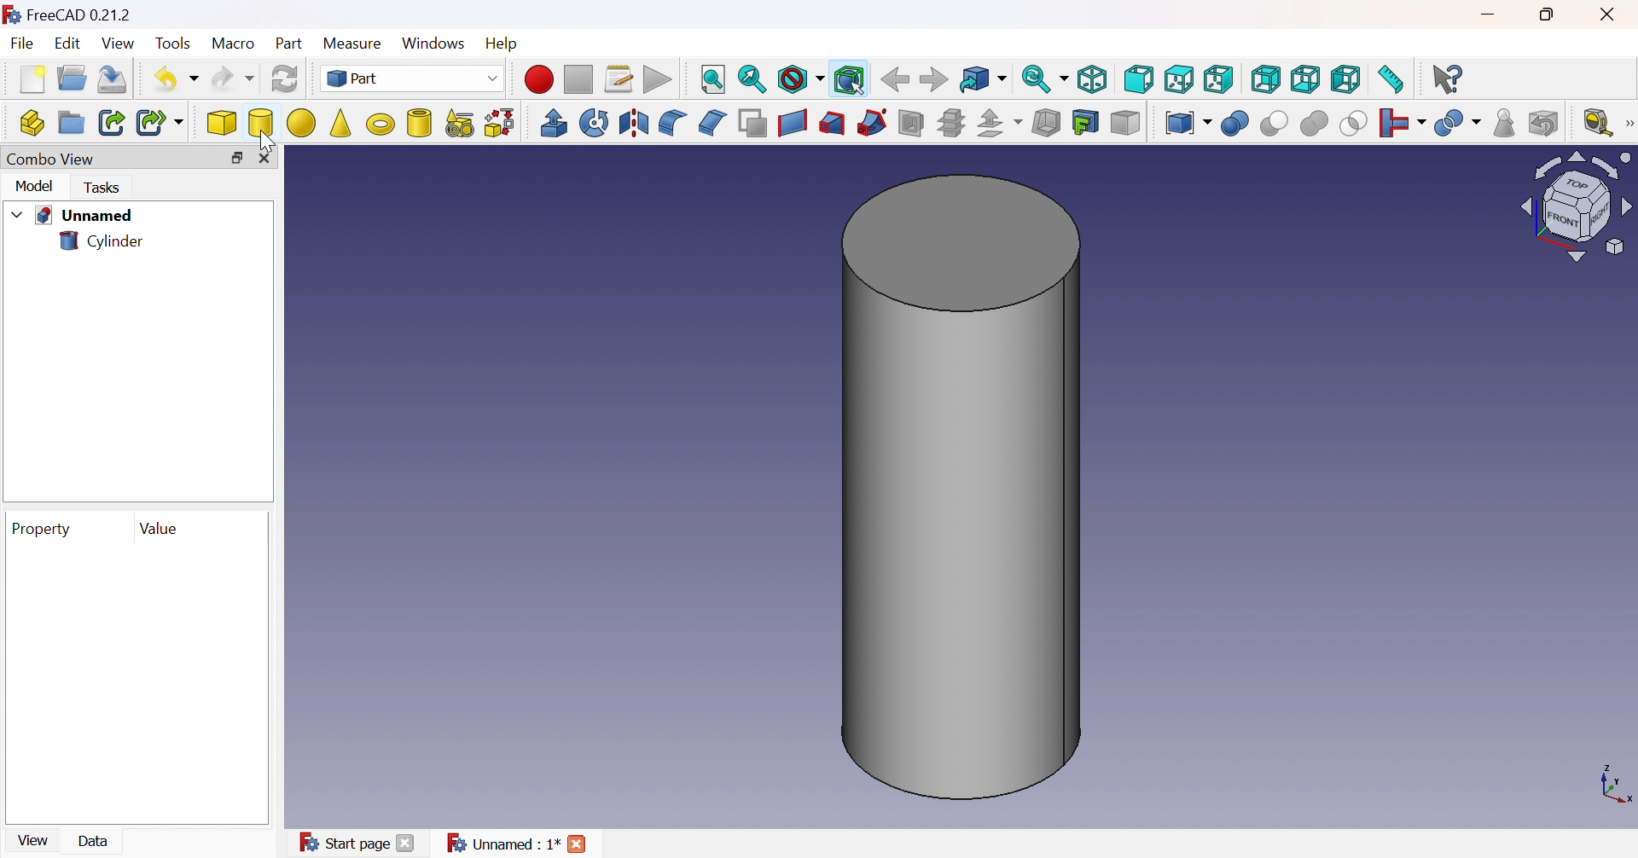 Image resolution: width=1638 pixels, height=858 pixels. Describe the element at coordinates (1236, 125) in the screenshot. I see `Boolean` at that location.